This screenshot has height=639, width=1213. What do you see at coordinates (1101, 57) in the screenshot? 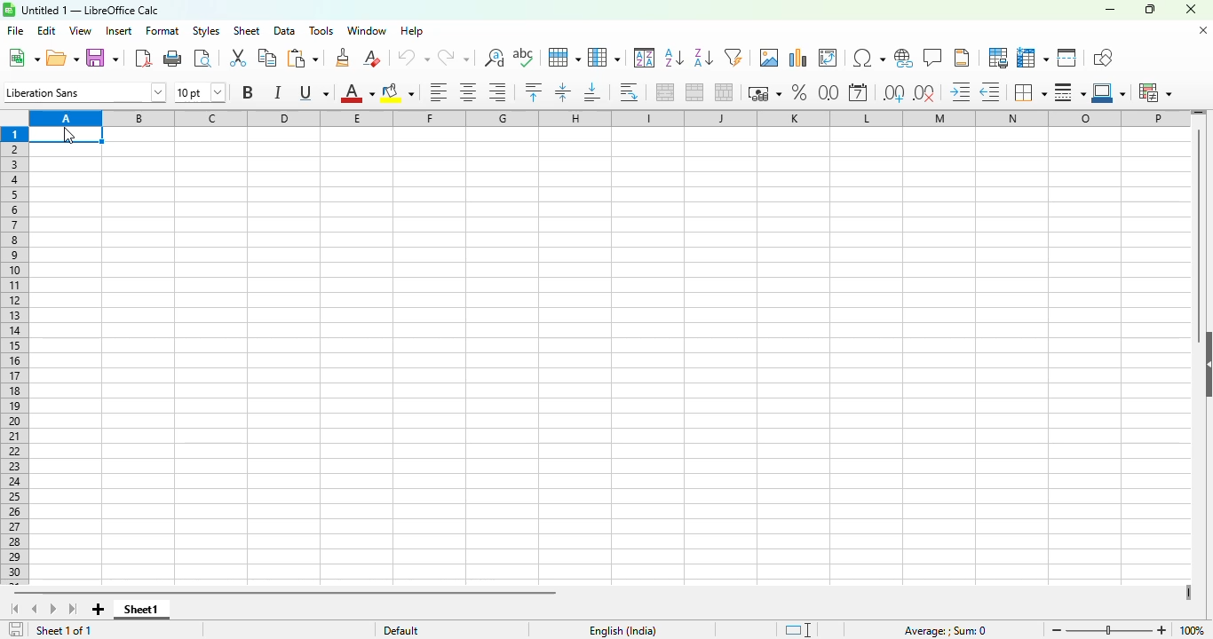
I see `show draw functions` at bounding box center [1101, 57].